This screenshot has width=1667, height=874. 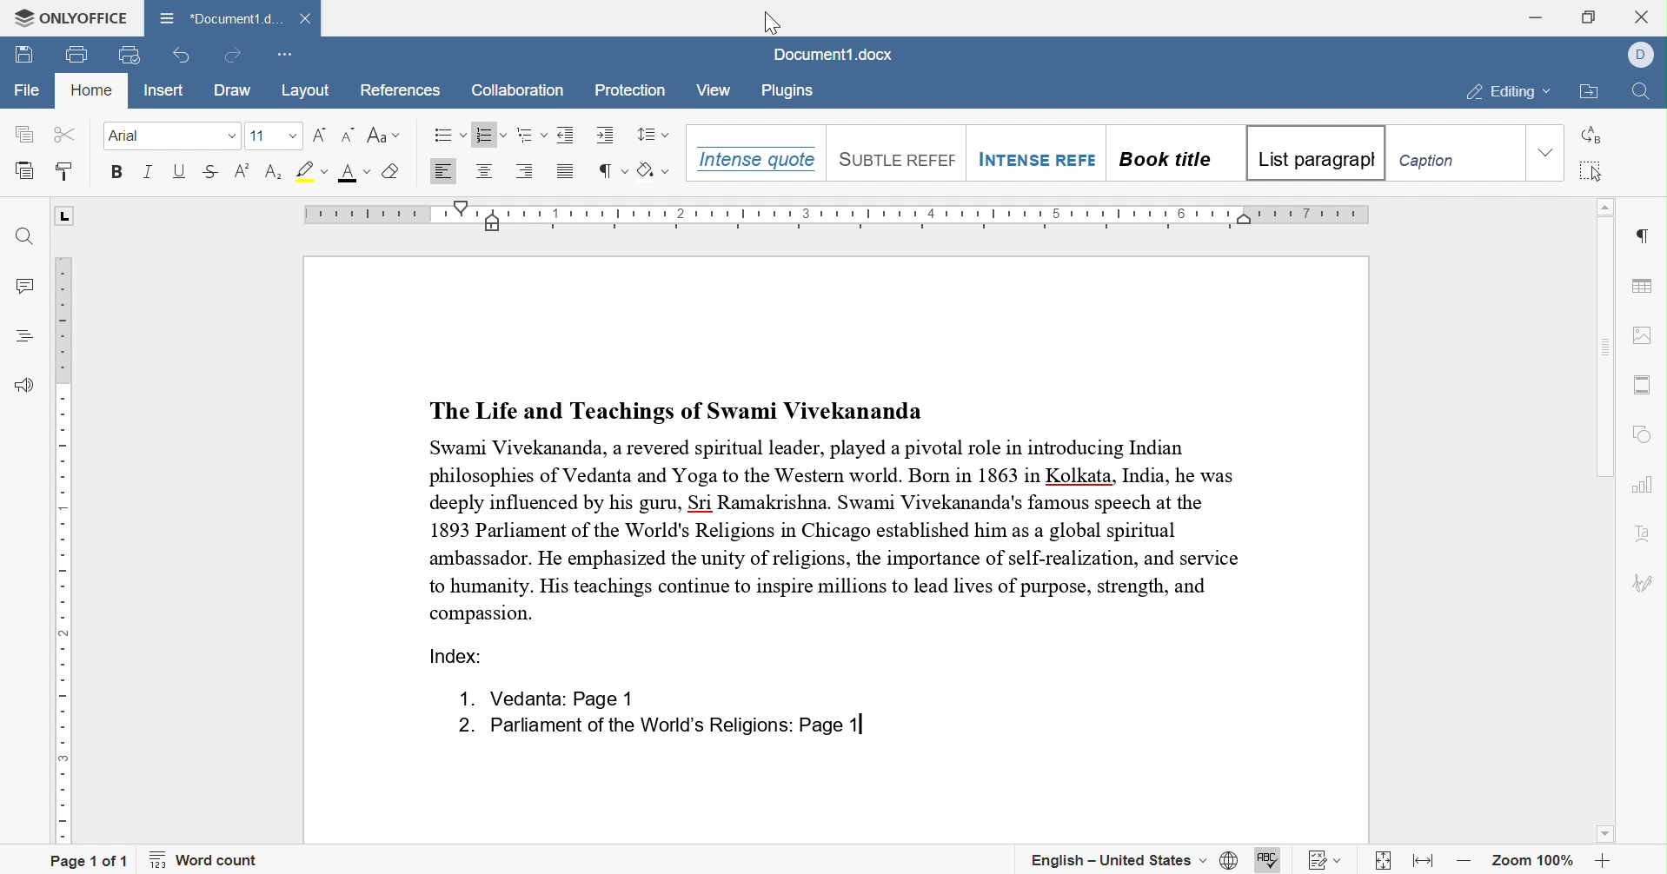 What do you see at coordinates (1547, 153) in the screenshot?
I see `drop down` at bounding box center [1547, 153].